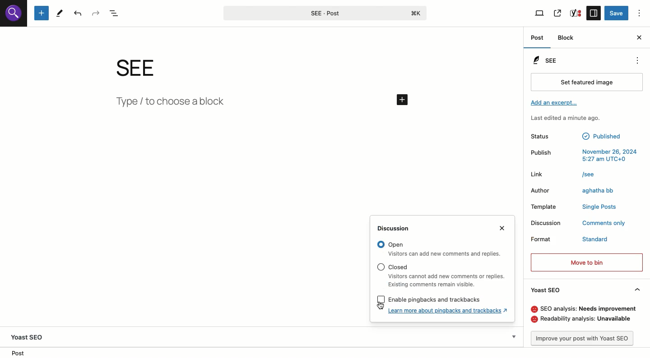 This screenshot has height=358, width=650. What do you see at coordinates (513, 335) in the screenshot?
I see `Show` at bounding box center [513, 335].